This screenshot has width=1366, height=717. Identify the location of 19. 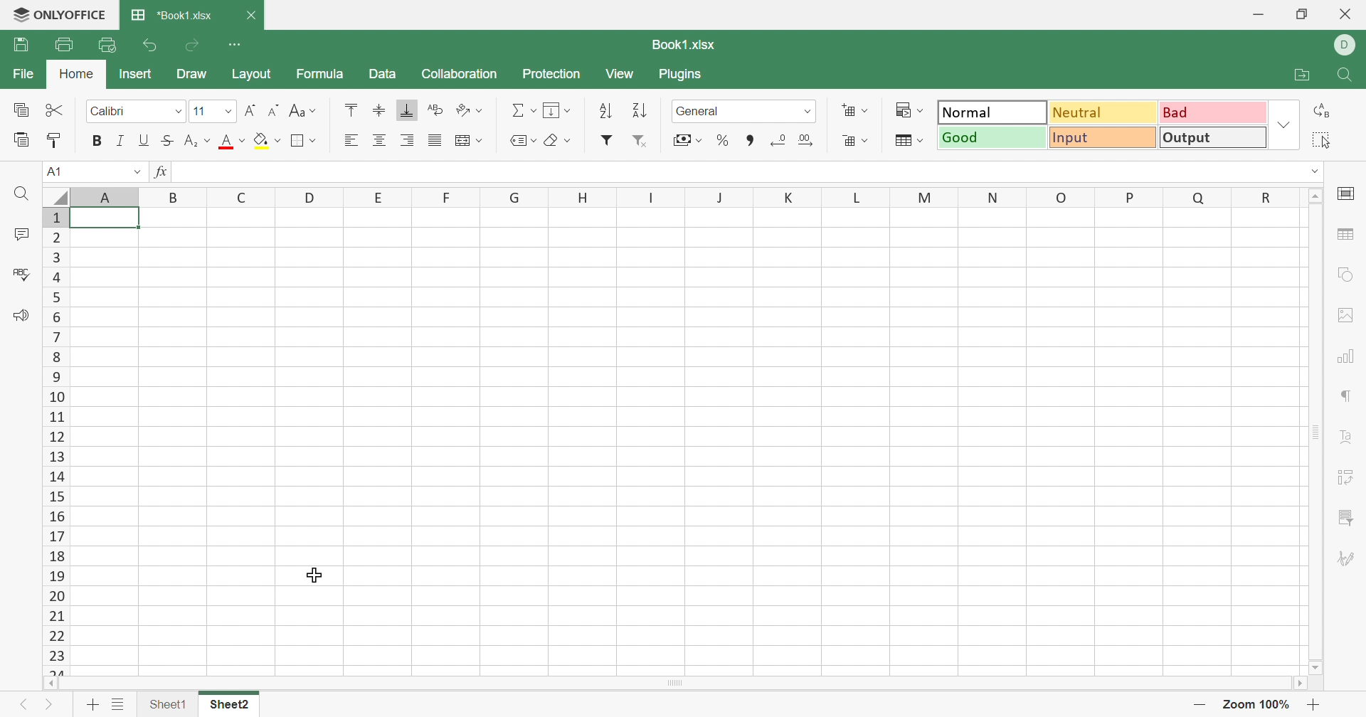
(55, 577).